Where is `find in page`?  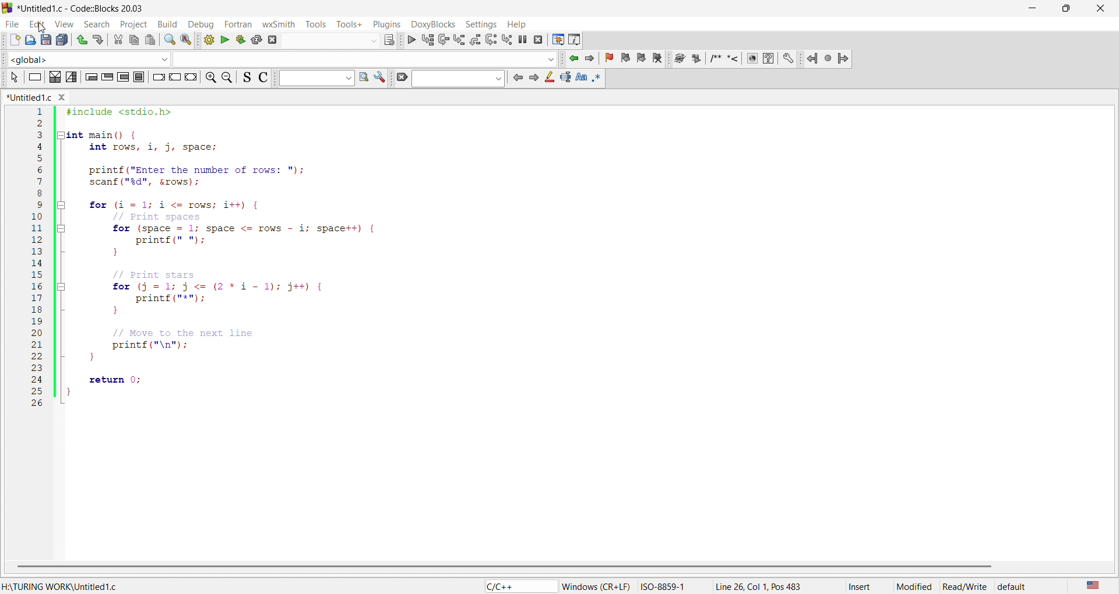
find in page is located at coordinates (363, 79).